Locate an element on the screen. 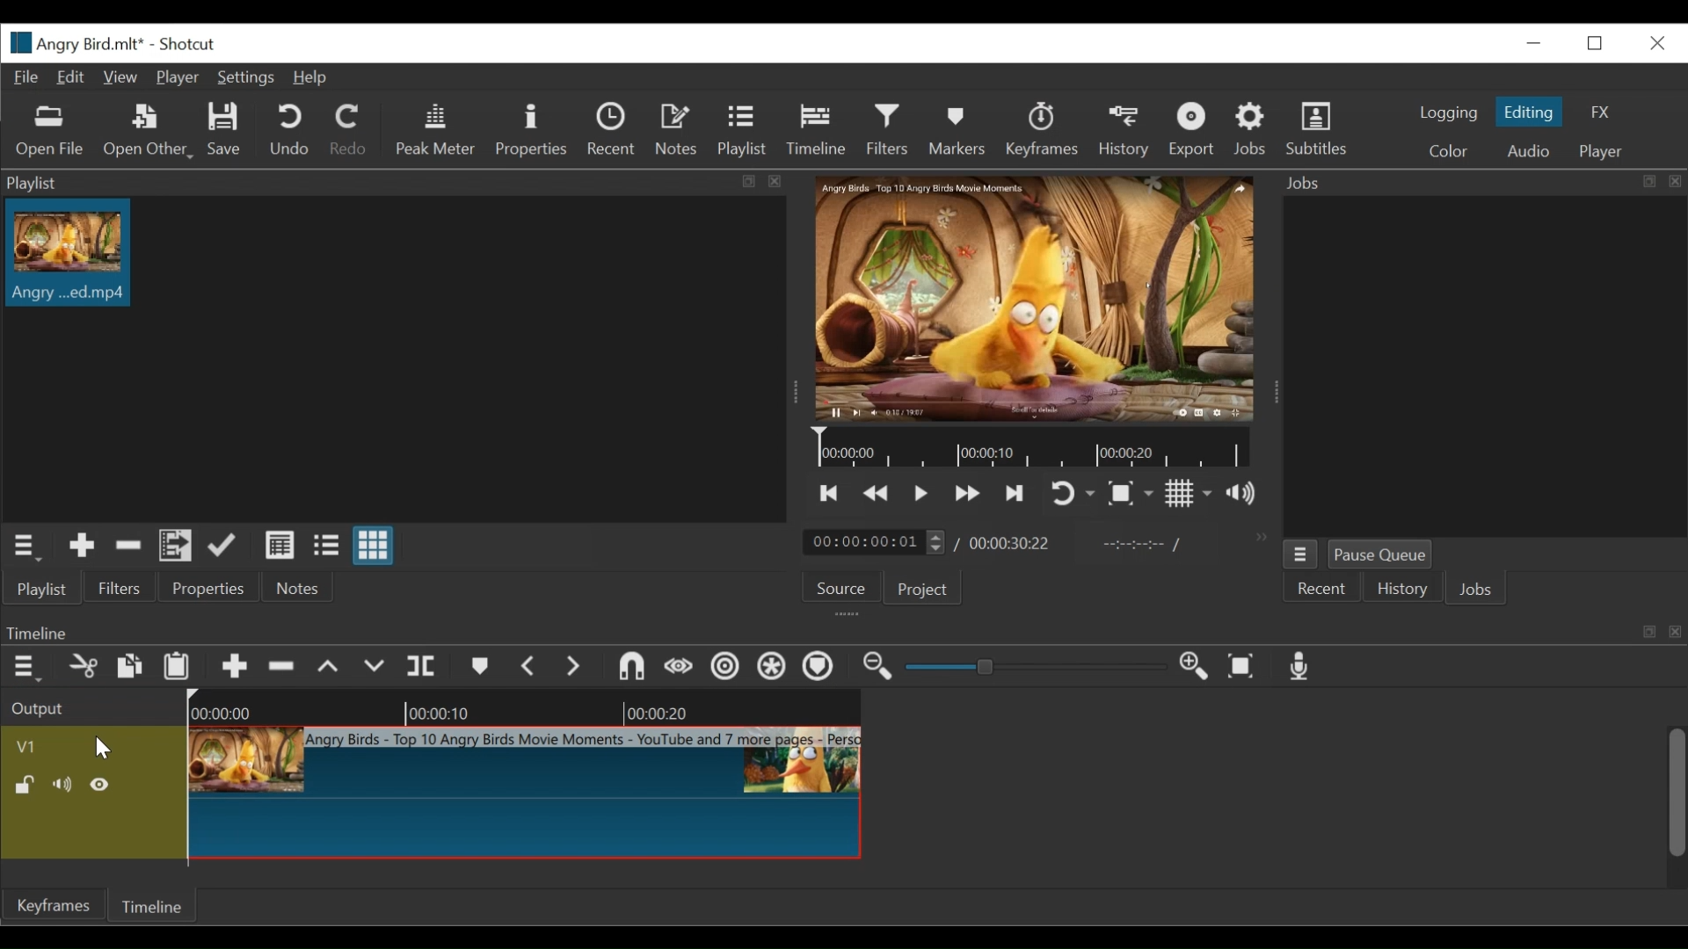 Image resolution: width=1688 pixels, height=949 pixels. Record audio is located at coordinates (1301, 668).